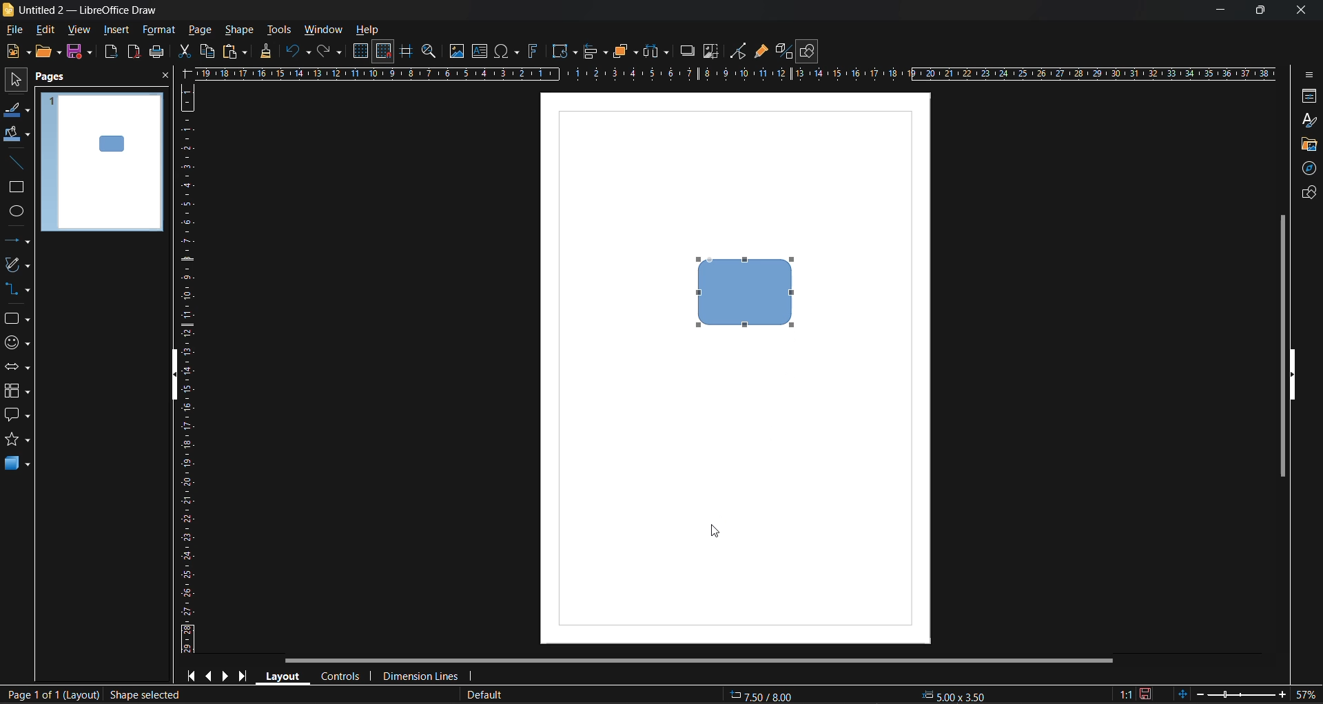 The width and height of the screenshot is (1323, 704). What do you see at coordinates (244, 674) in the screenshot?
I see `last` at bounding box center [244, 674].